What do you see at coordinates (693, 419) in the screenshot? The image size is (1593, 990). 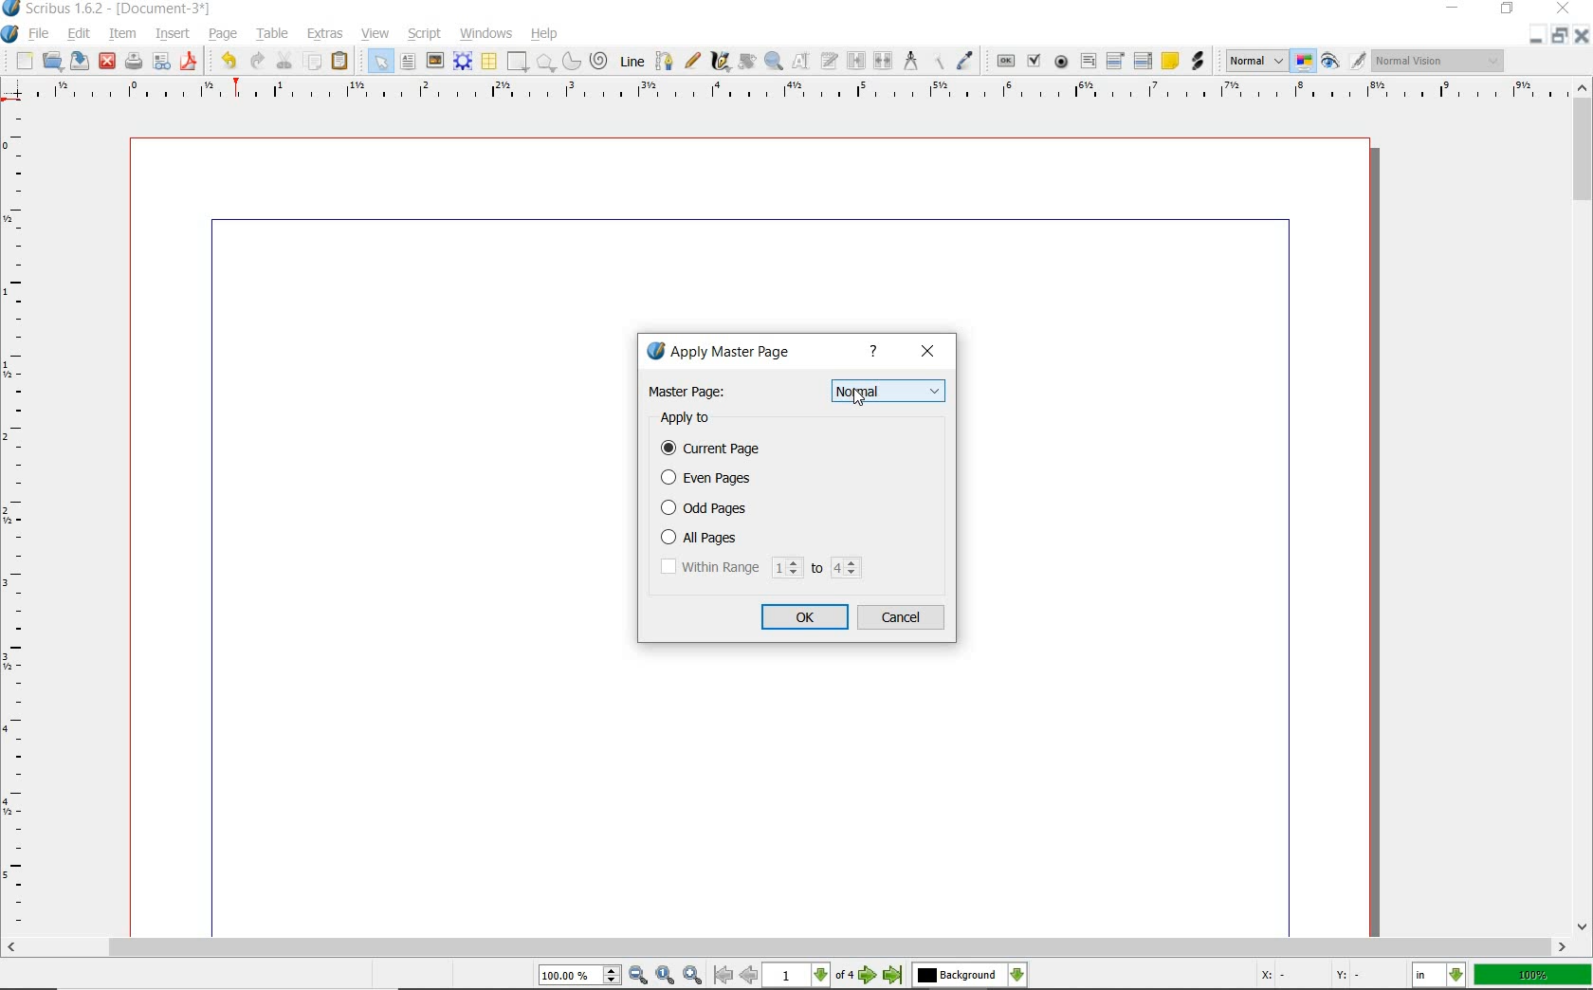 I see `apply to` at bounding box center [693, 419].